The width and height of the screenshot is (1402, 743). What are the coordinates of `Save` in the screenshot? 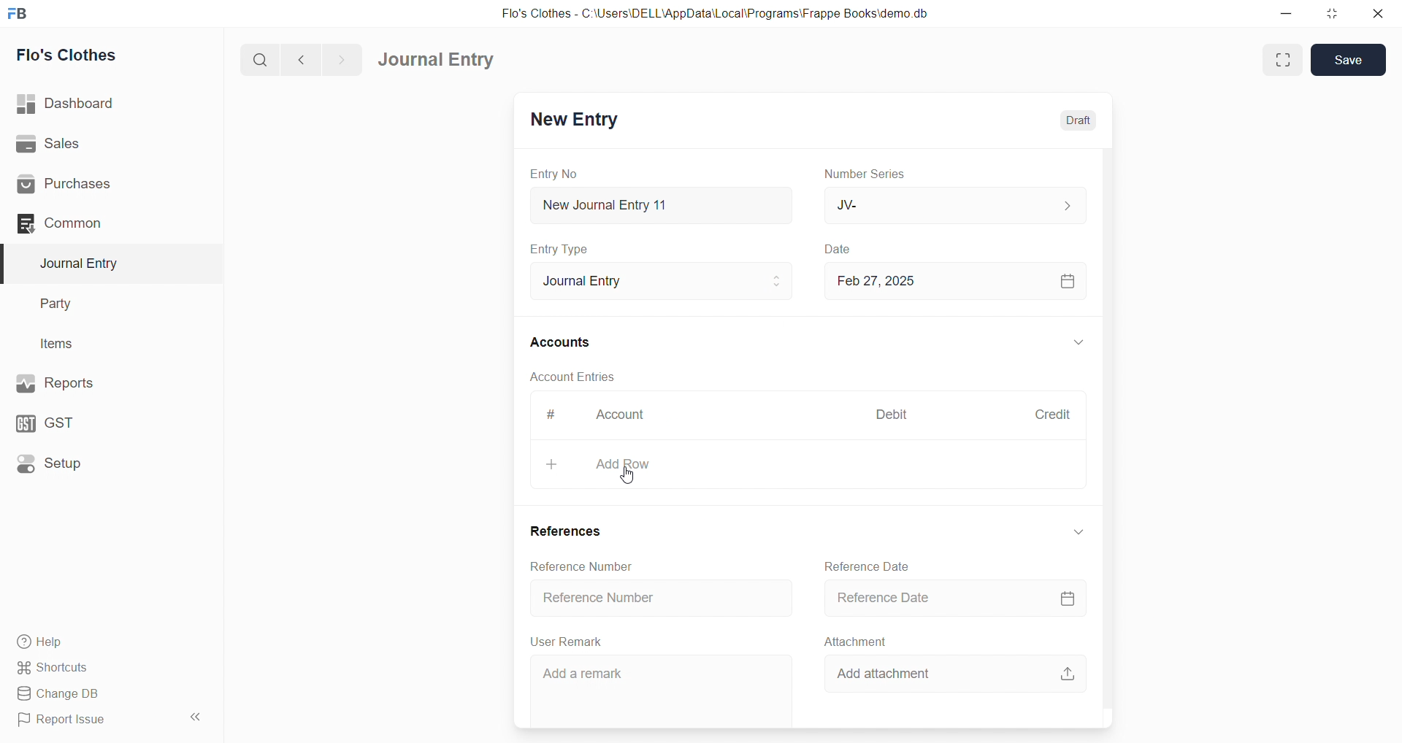 It's located at (1349, 60).